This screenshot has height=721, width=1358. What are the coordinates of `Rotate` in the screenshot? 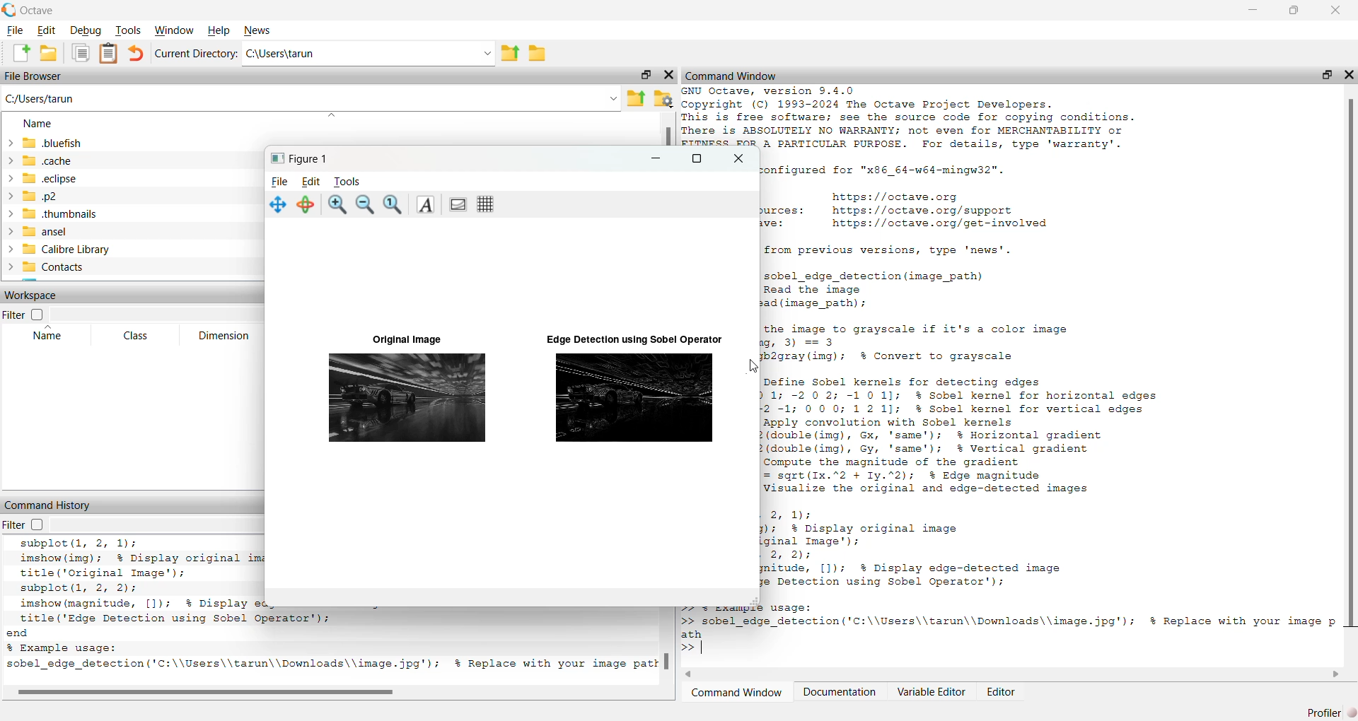 It's located at (308, 205).